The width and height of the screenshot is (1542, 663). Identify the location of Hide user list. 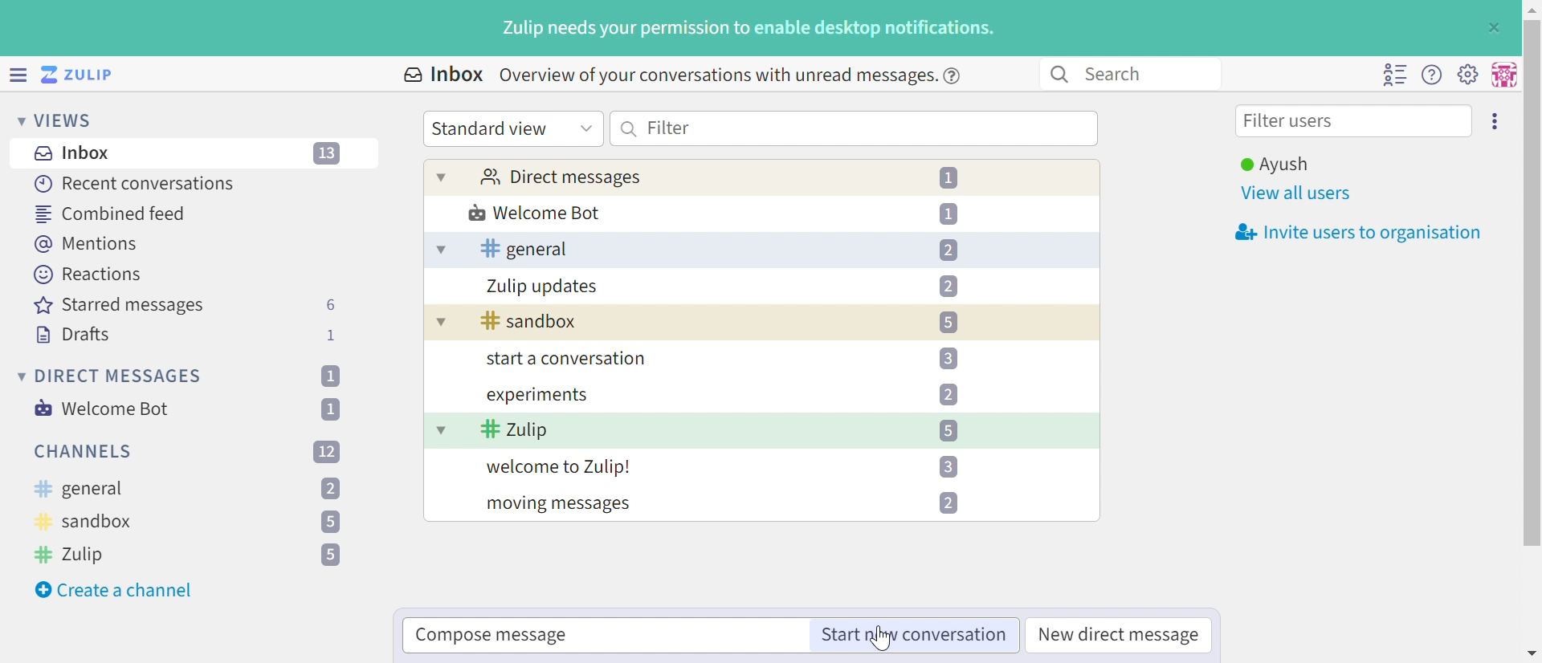
(1394, 75).